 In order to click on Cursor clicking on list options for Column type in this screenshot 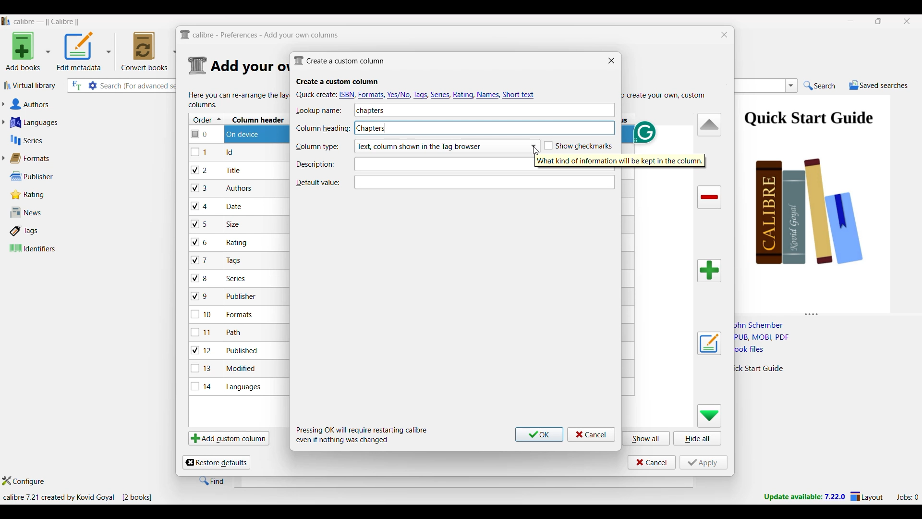, I will do `click(536, 150)`.